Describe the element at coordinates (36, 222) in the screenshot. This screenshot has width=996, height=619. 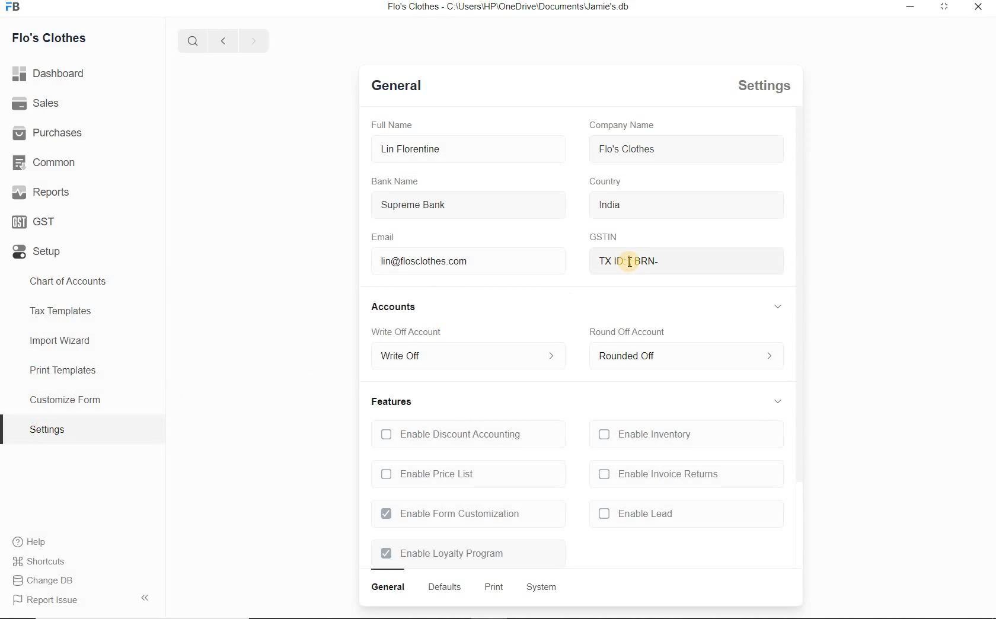
I see `GST` at that location.